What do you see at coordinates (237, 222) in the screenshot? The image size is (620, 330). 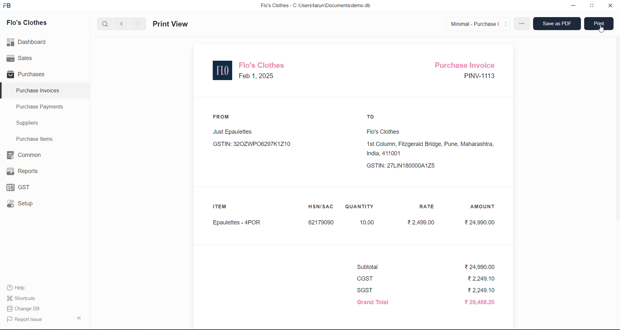 I see `Epaulettes - 4POR` at bounding box center [237, 222].